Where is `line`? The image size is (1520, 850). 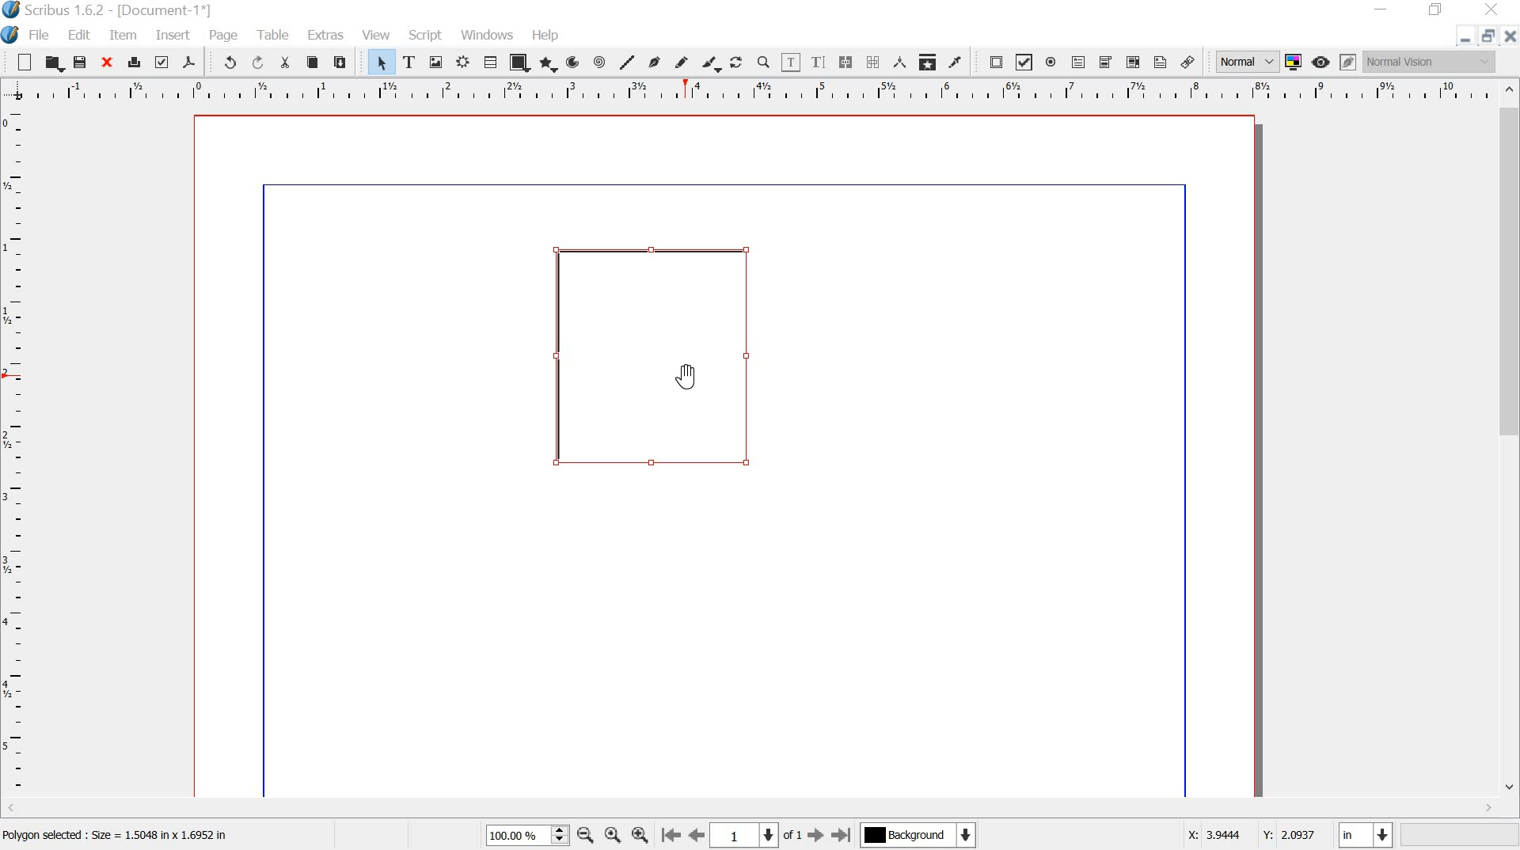
line is located at coordinates (629, 62).